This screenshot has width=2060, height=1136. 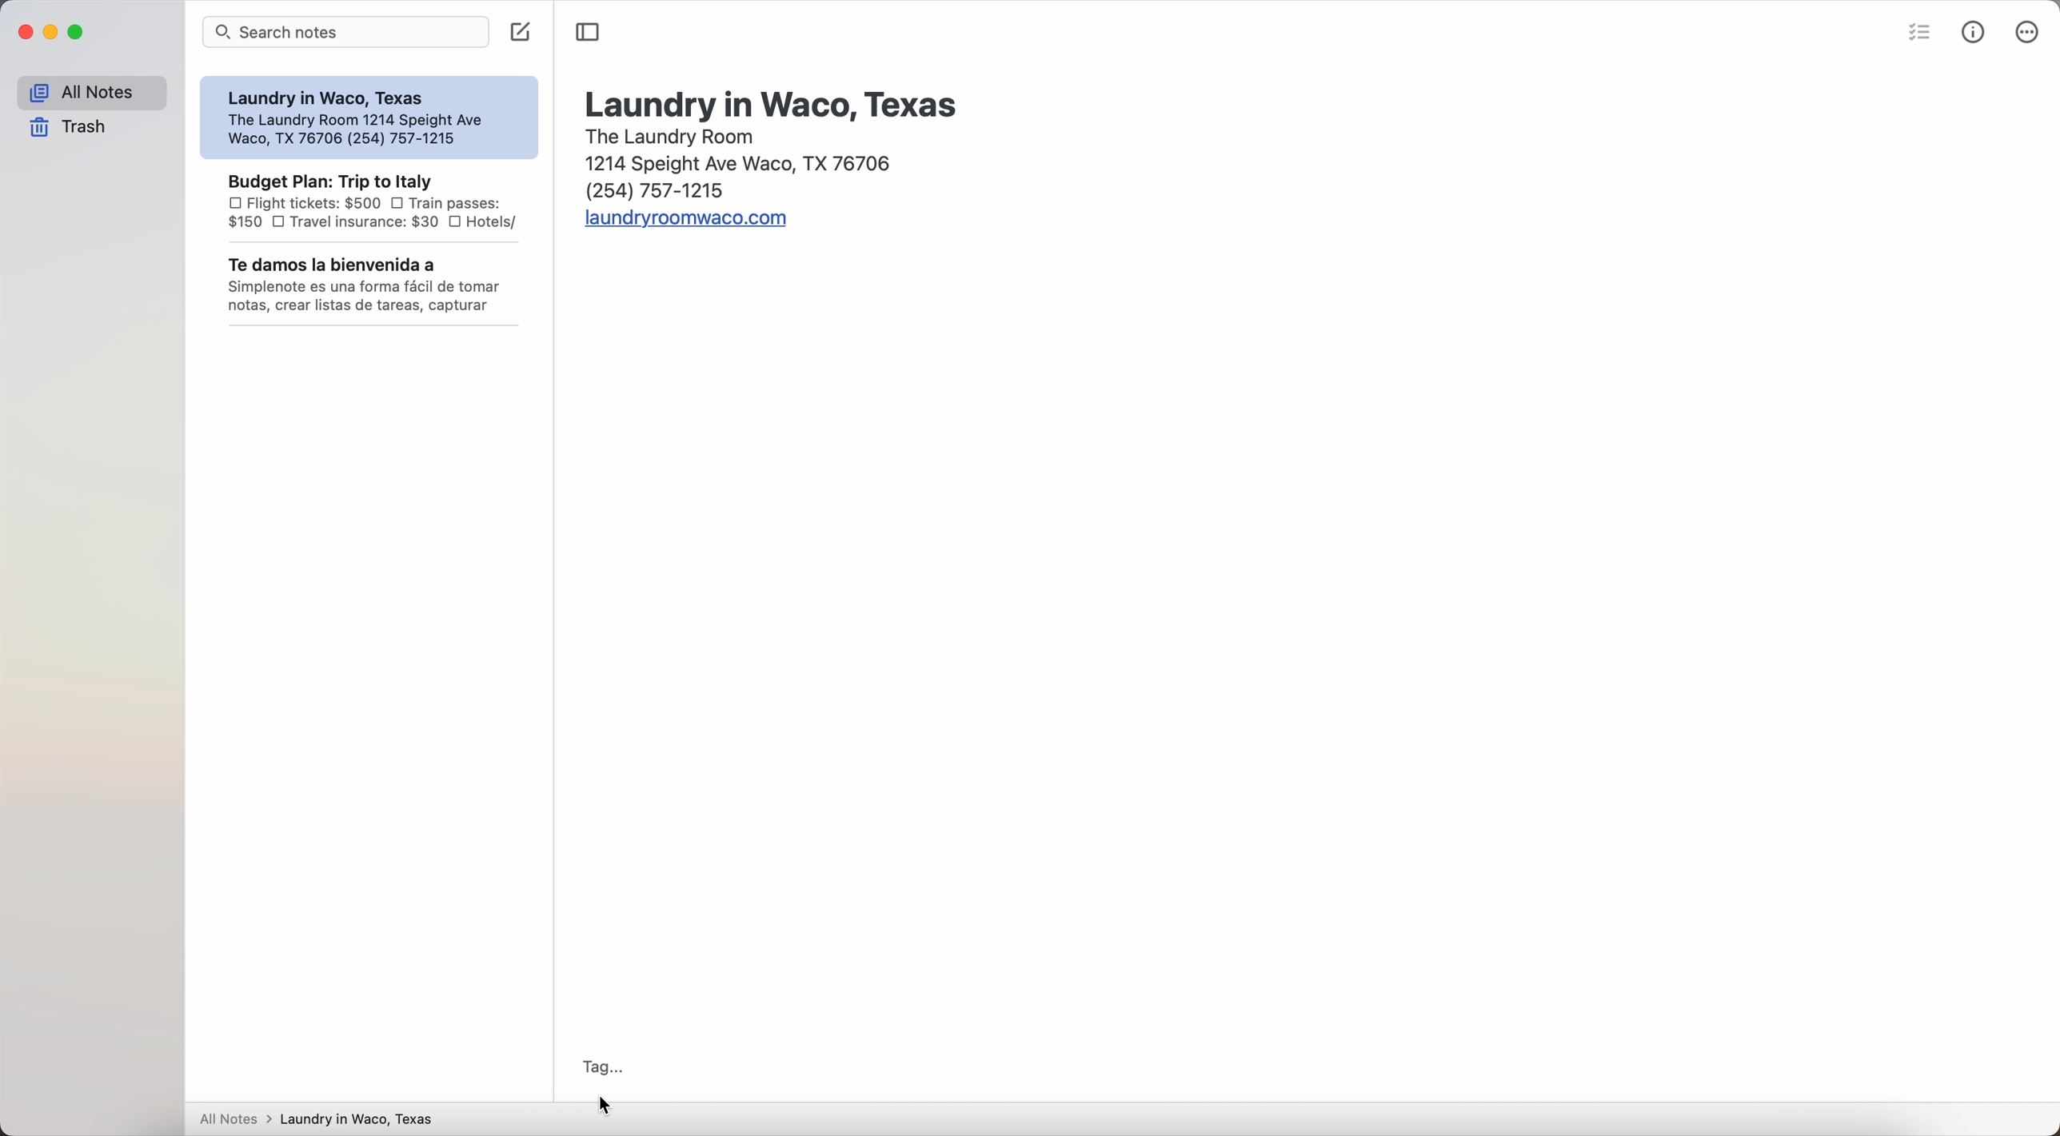 What do you see at coordinates (521, 31) in the screenshot?
I see `create note` at bounding box center [521, 31].